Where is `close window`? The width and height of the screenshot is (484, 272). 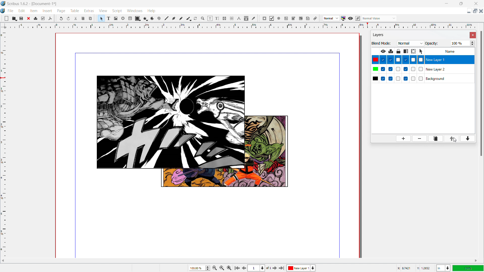 close window is located at coordinates (476, 4).